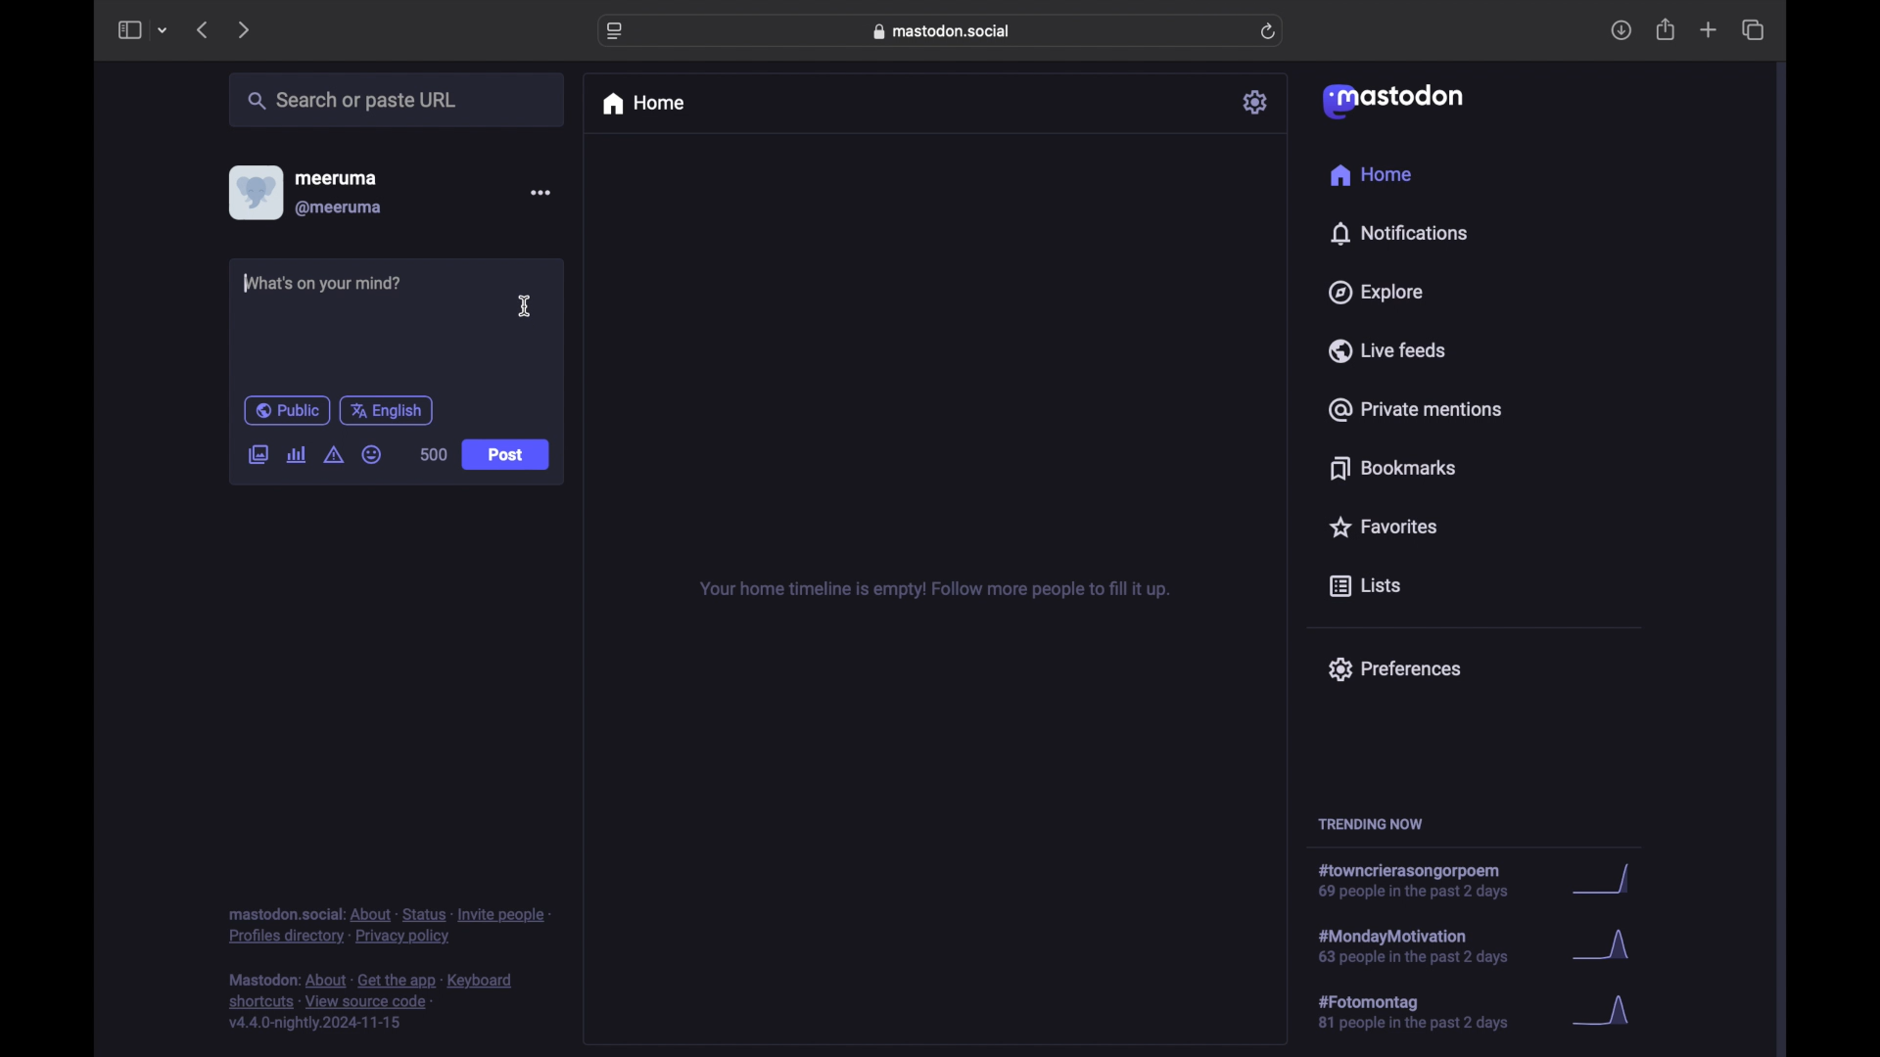 This screenshot has height=1057, width=1880. What do you see at coordinates (433, 454) in the screenshot?
I see `500` at bounding box center [433, 454].